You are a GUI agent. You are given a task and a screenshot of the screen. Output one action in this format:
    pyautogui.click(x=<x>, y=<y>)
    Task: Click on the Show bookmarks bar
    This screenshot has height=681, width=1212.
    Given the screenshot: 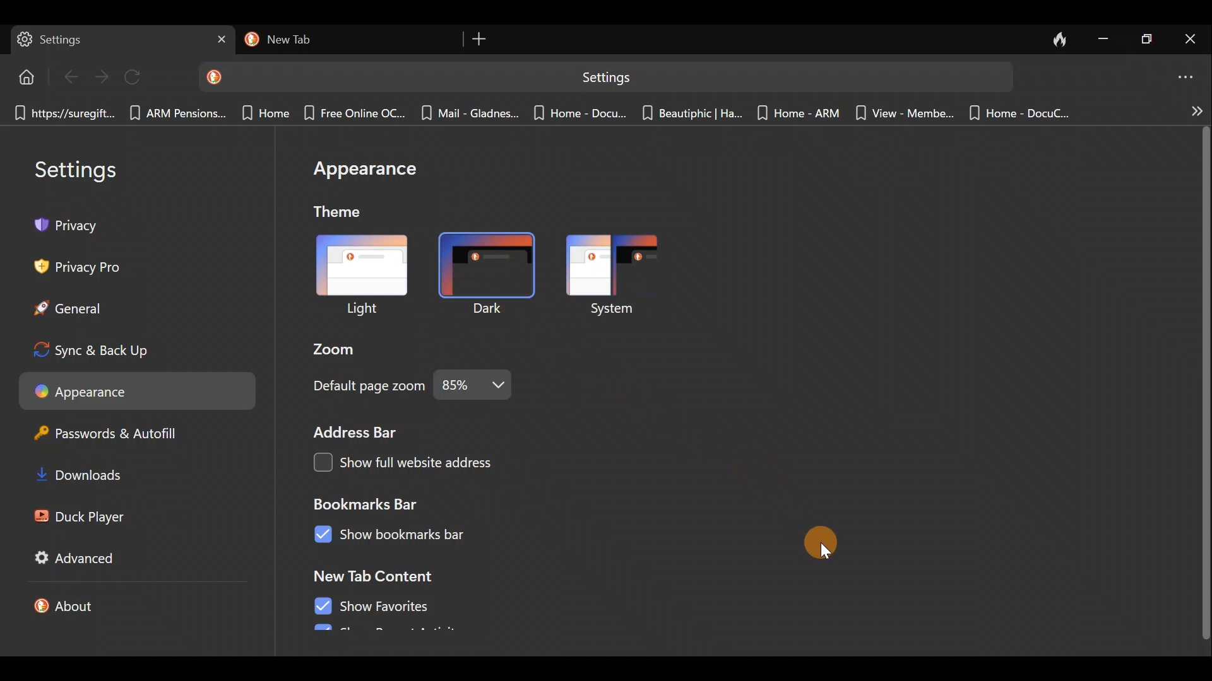 What is the action you would take?
    pyautogui.click(x=402, y=536)
    